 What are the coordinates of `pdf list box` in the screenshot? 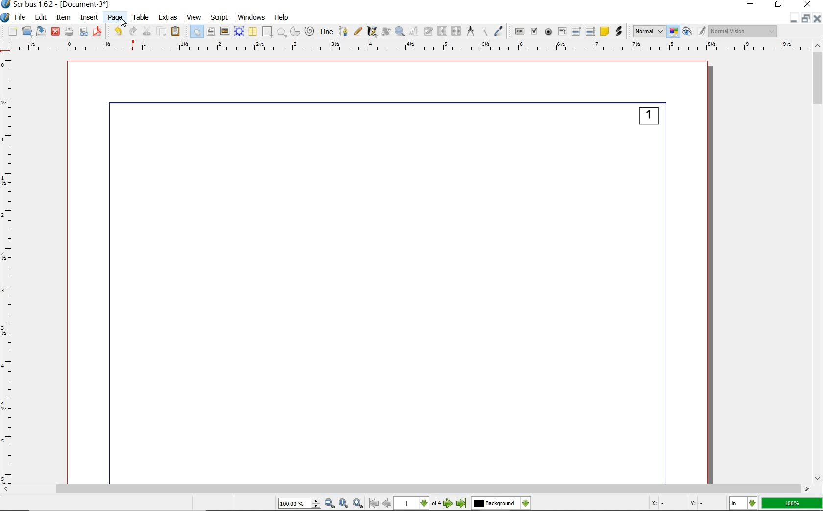 It's located at (591, 31).